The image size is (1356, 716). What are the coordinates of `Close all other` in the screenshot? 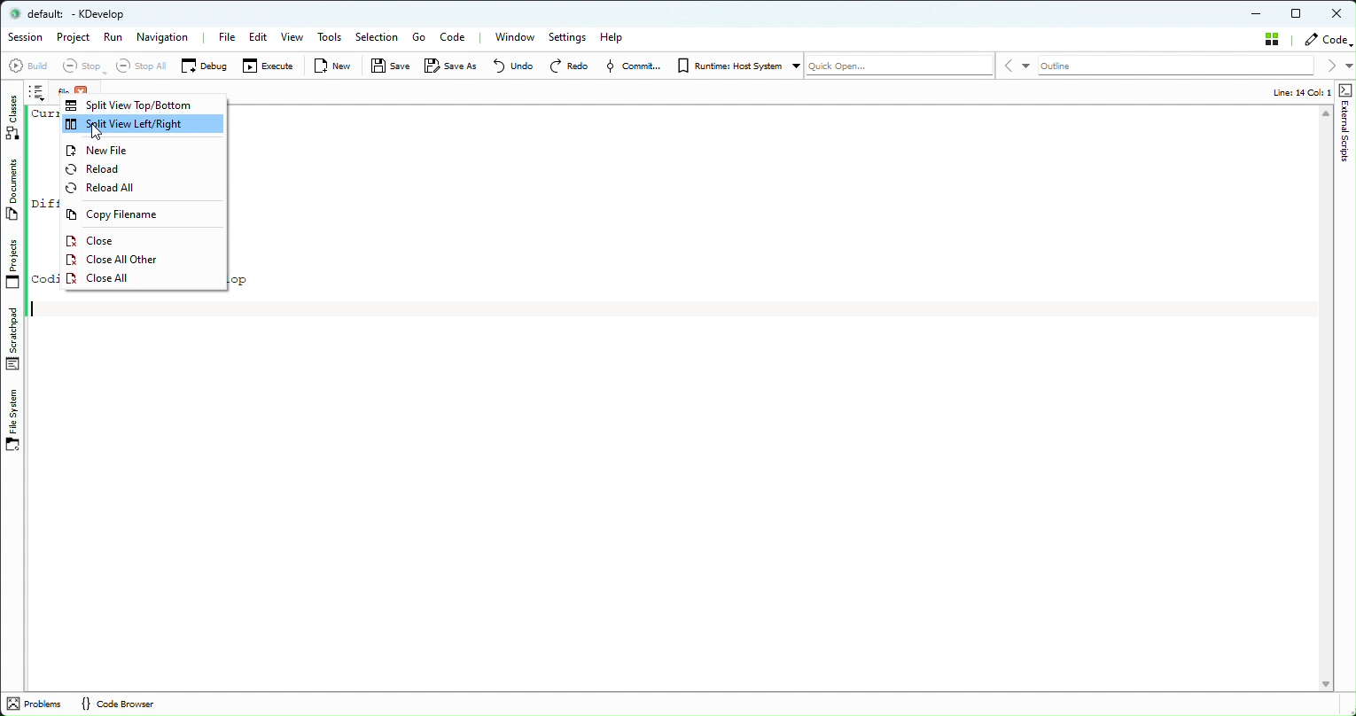 It's located at (143, 261).